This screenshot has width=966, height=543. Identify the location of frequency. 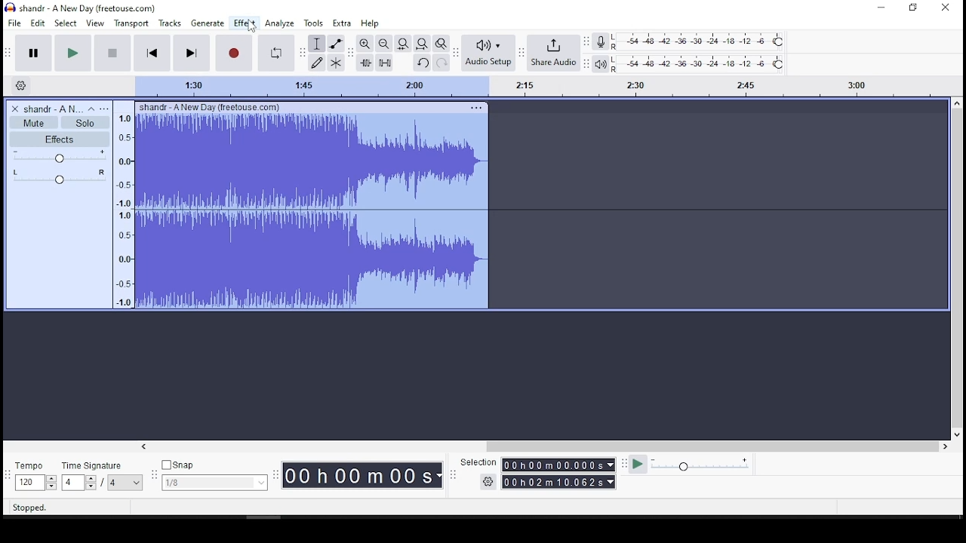
(120, 205).